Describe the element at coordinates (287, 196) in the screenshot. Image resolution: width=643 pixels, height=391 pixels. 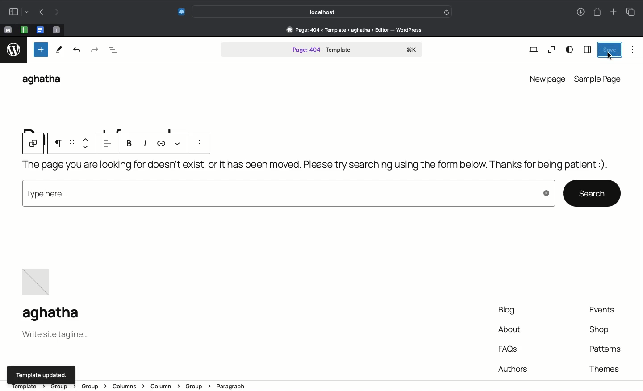
I see `Type here` at that location.